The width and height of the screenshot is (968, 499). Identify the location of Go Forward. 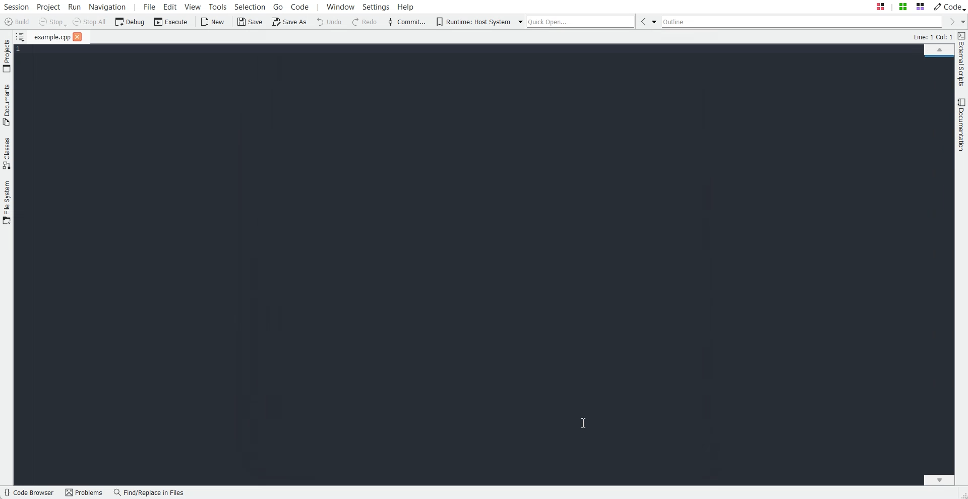
(949, 21).